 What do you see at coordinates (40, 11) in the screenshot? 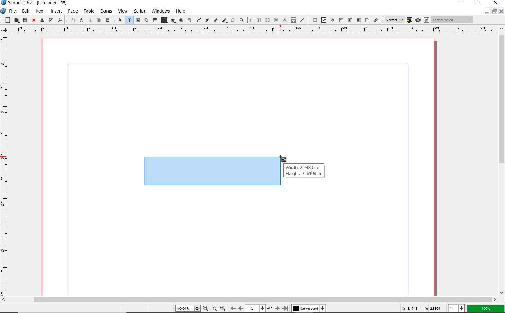
I see `item` at bounding box center [40, 11].